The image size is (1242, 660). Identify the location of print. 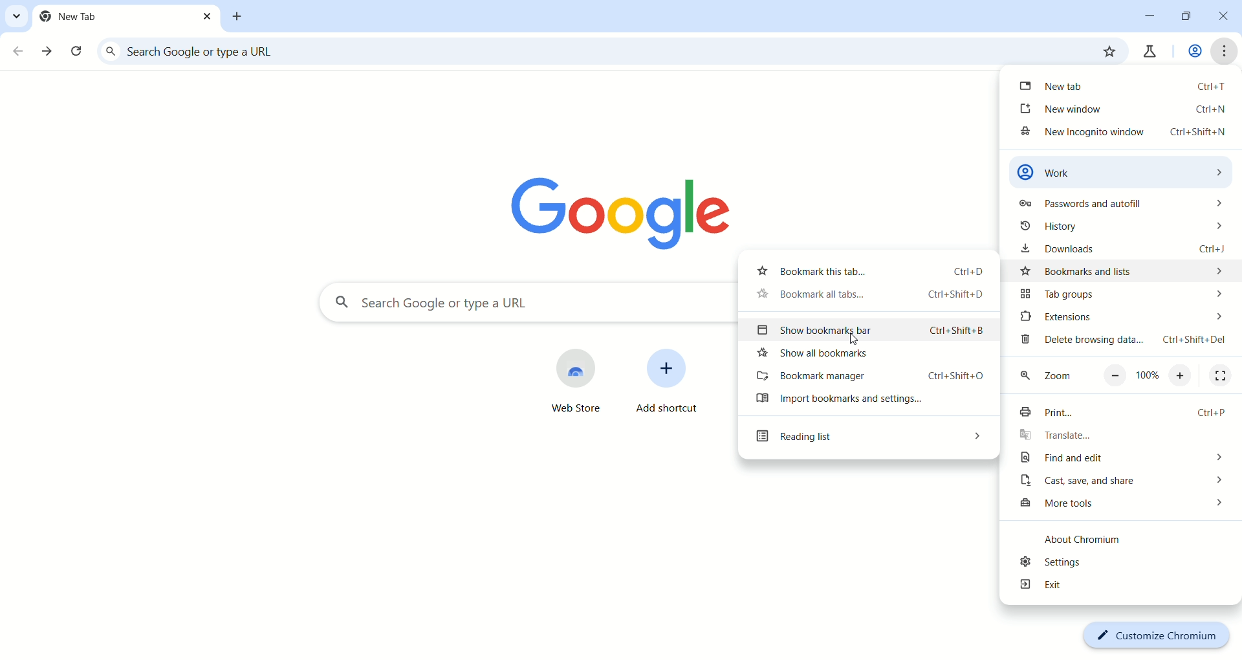
(1118, 414).